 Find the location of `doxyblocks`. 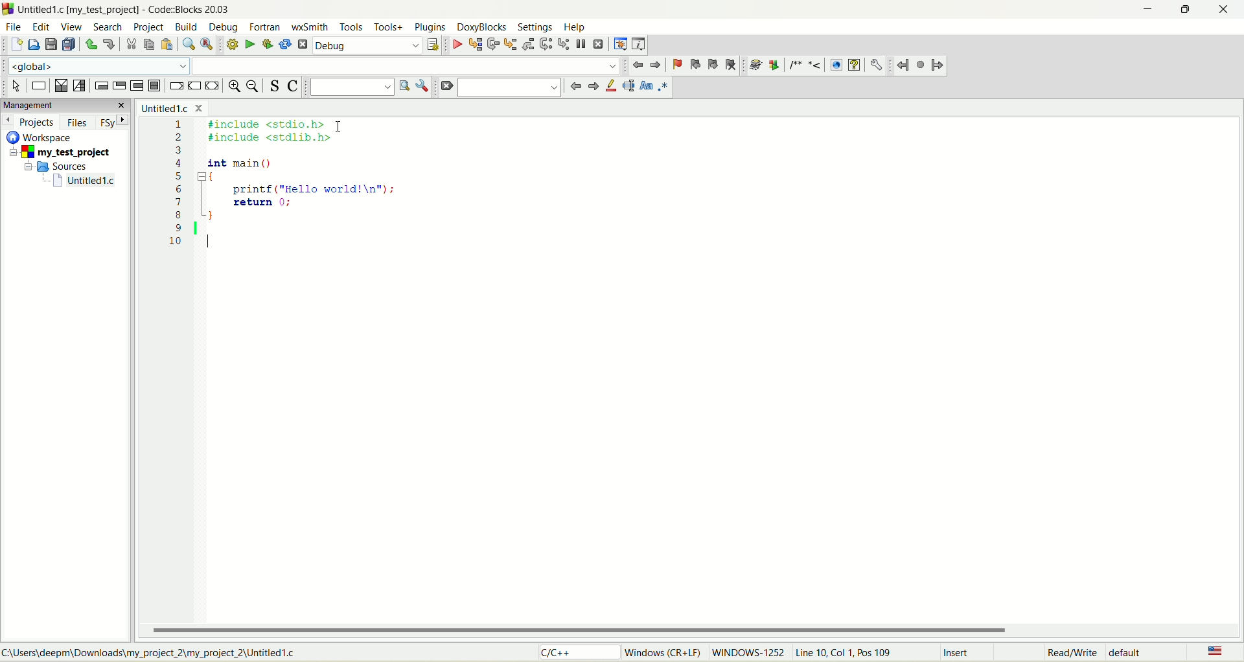

doxyblocks is located at coordinates (480, 27).